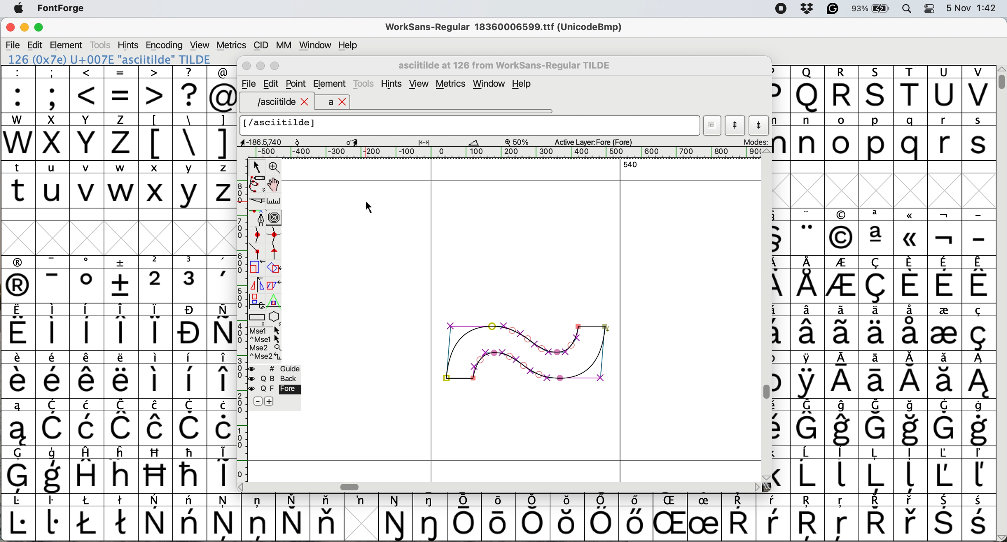  Describe the element at coordinates (23, 28) in the screenshot. I see `minimise` at that location.